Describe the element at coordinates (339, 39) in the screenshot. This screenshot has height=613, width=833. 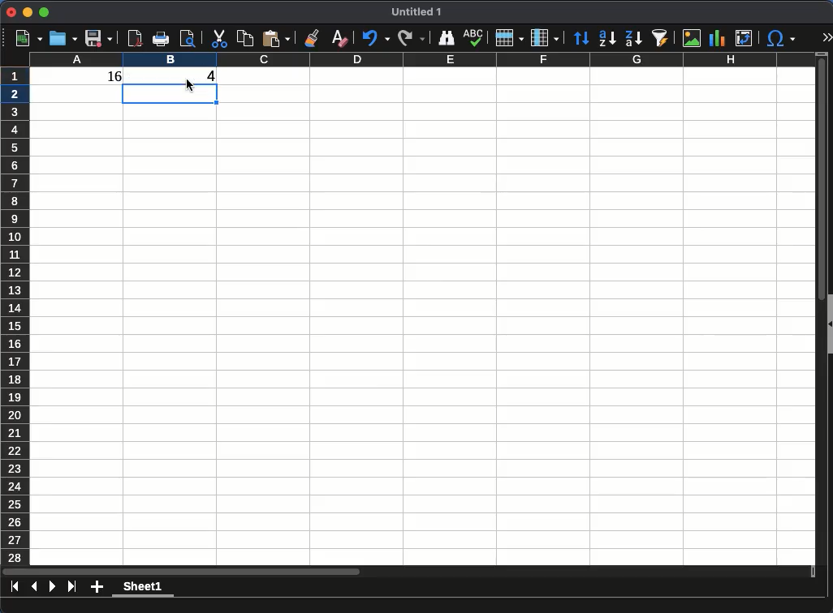
I see `clear formatting` at that location.